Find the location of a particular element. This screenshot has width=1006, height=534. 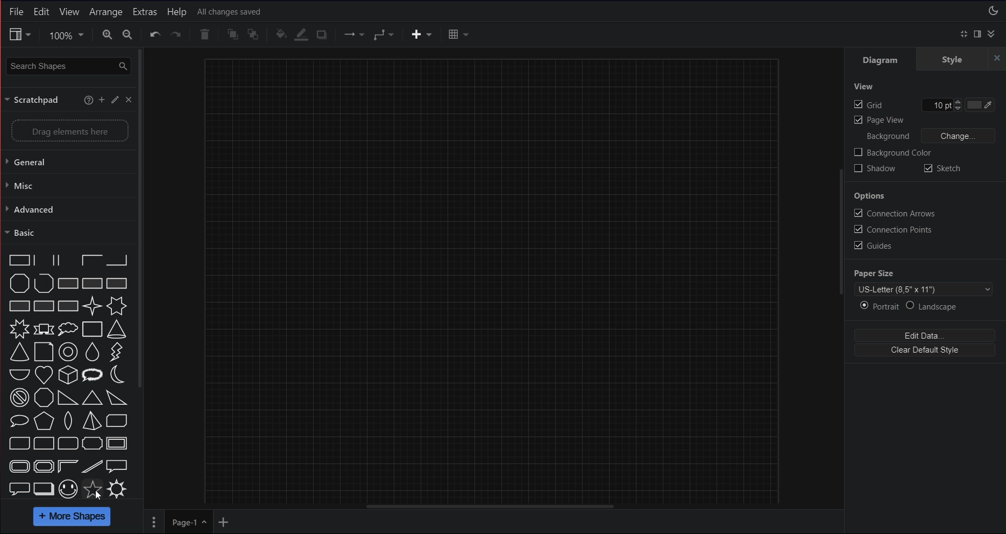

rounded frame is located at coordinates (20, 466).